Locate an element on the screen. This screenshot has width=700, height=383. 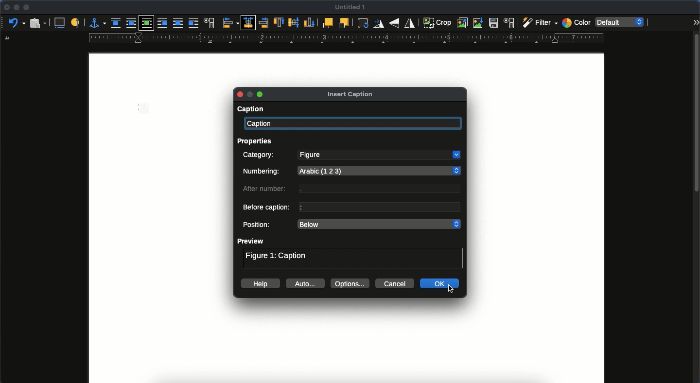
Untiled 1 - name is located at coordinates (351, 7).